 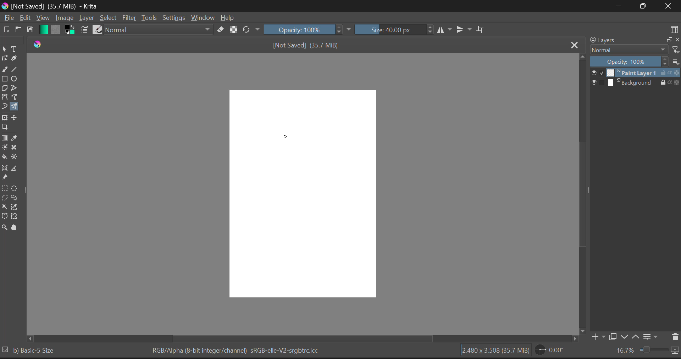 I want to click on  Size: 40.00 px, so click(x=394, y=30).